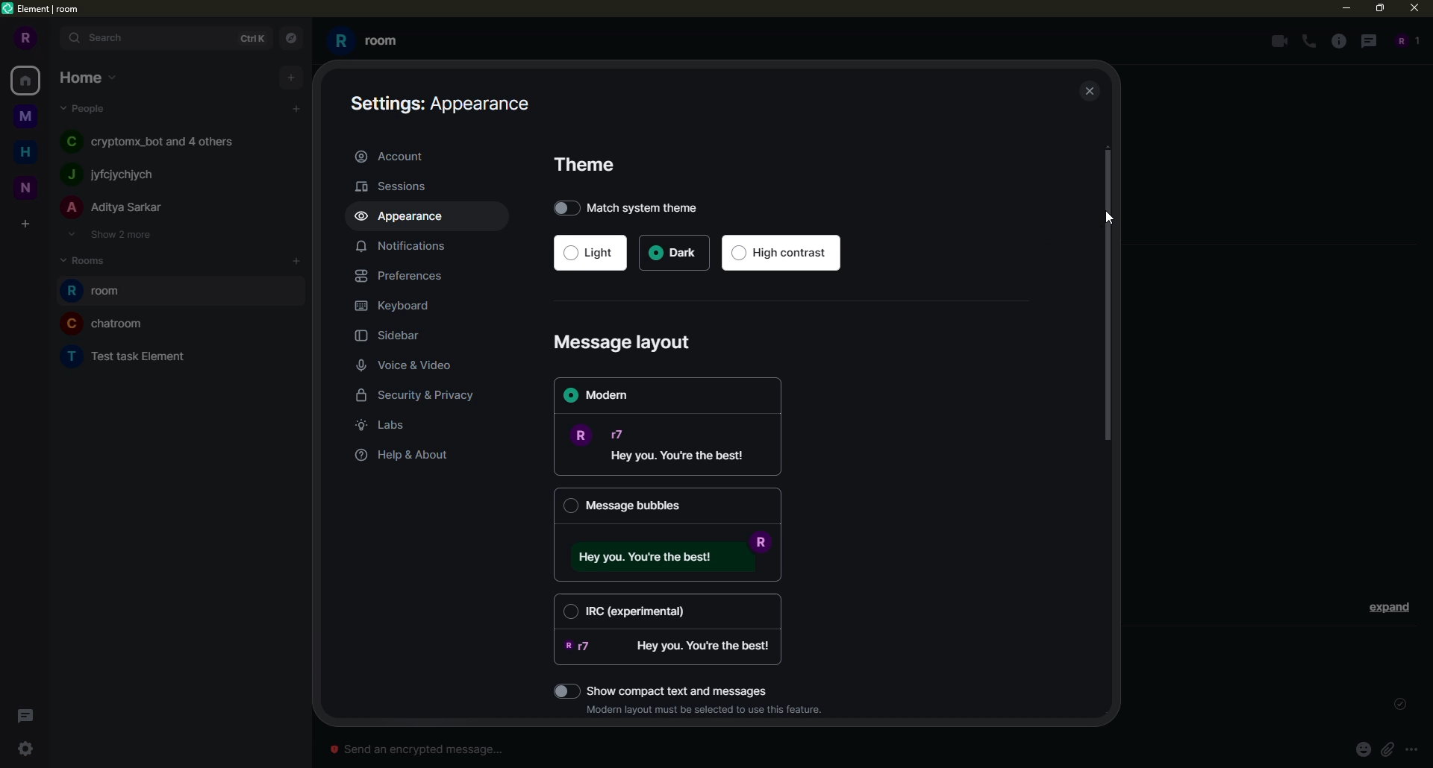  I want to click on message layout, so click(627, 343).